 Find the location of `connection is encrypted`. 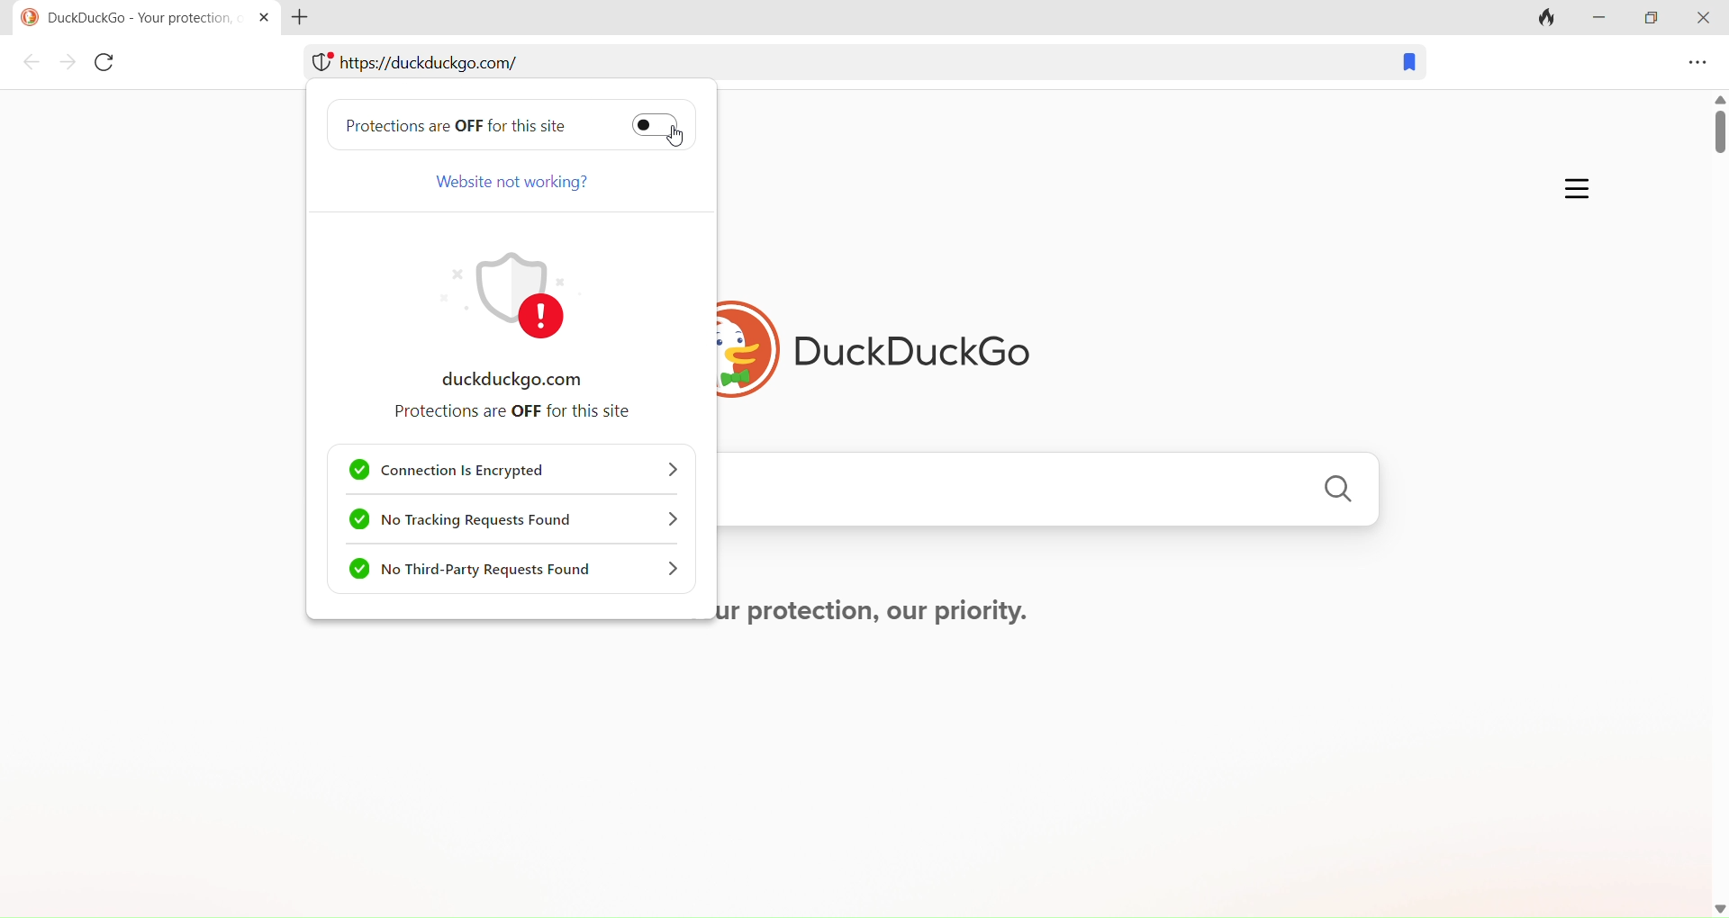

connection is encrypted is located at coordinates (507, 470).